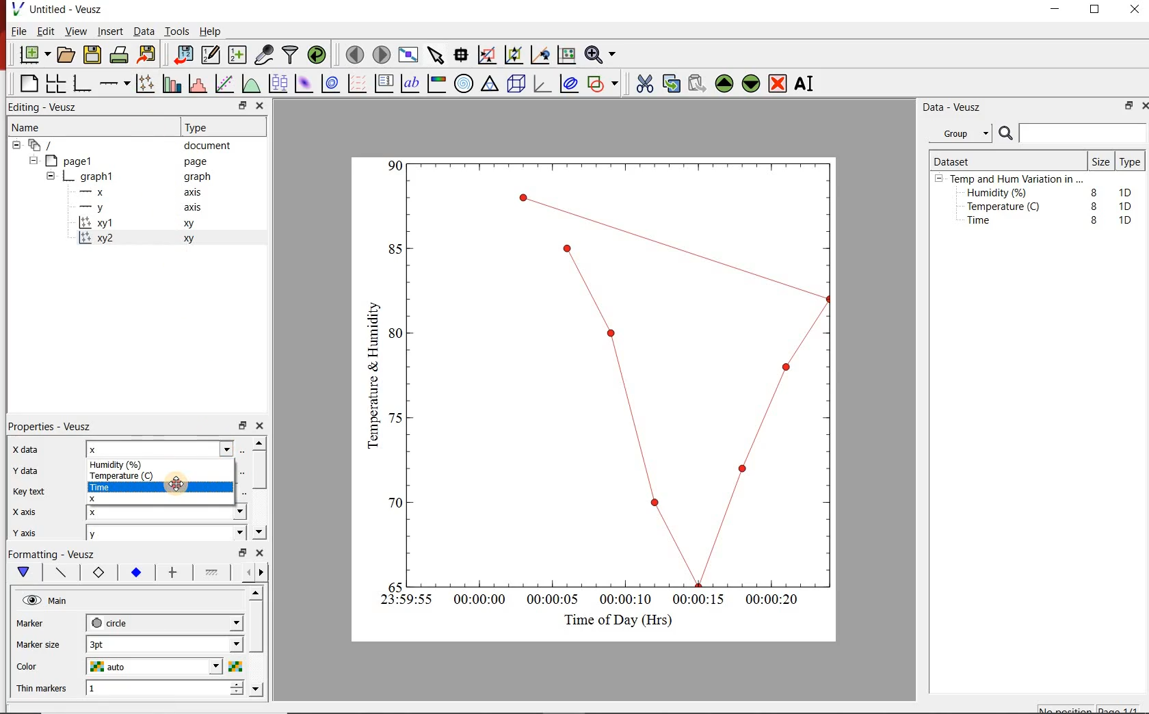 This screenshot has width=1149, height=714. I want to click on polar graph, so click(465, 85).